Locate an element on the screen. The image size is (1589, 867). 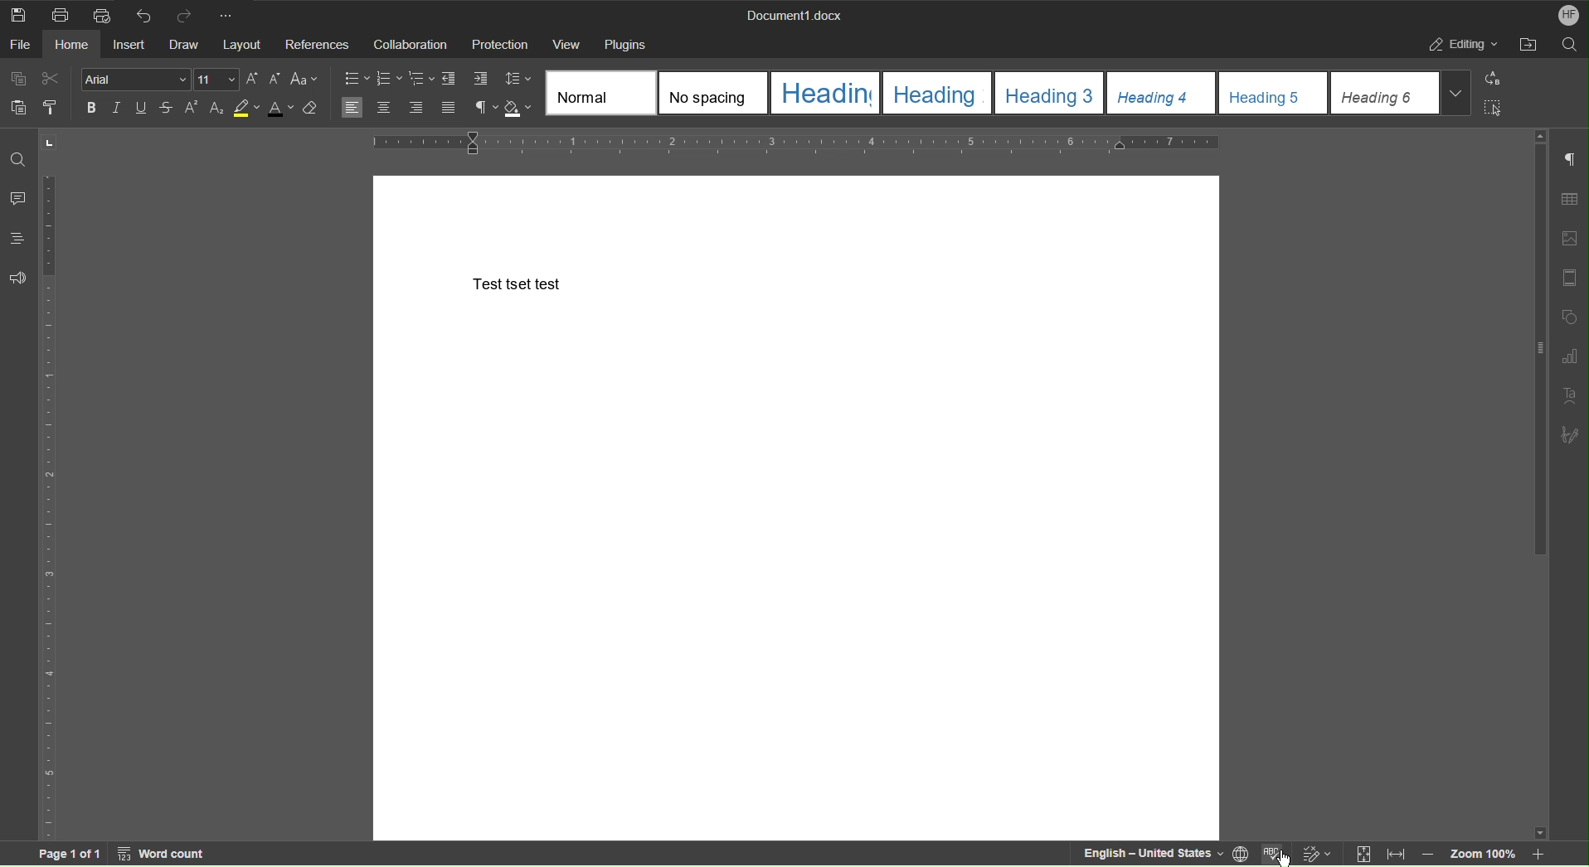
Font Size is located at coordinates (217, 80).